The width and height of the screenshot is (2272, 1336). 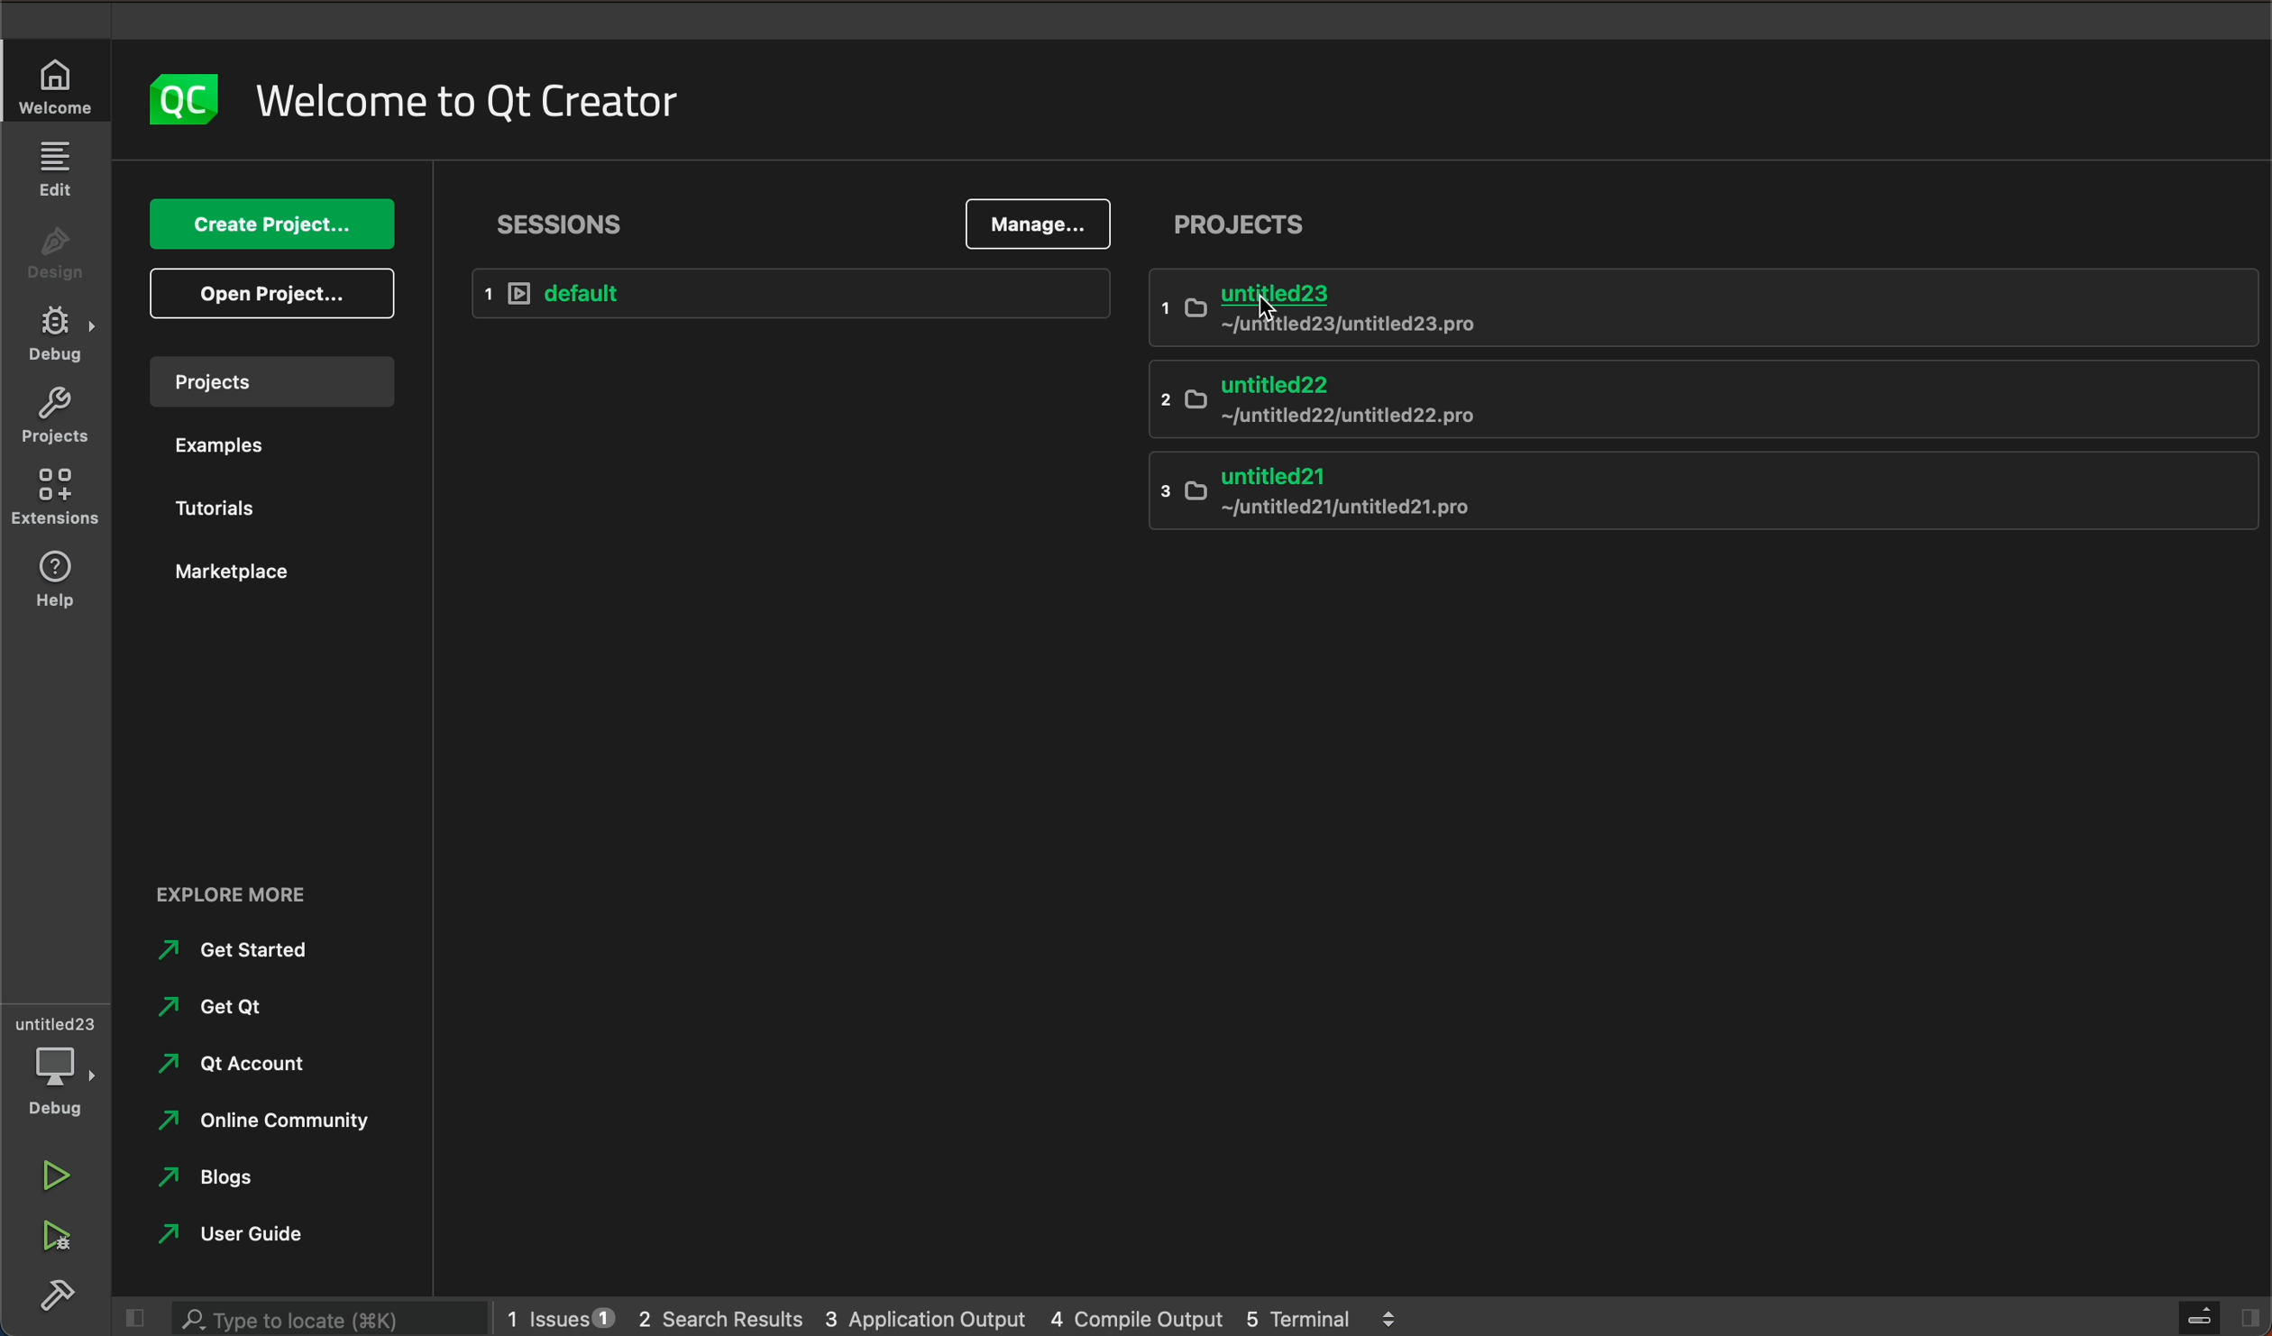 I want to click on cursor, so click(x=1270, y=307).